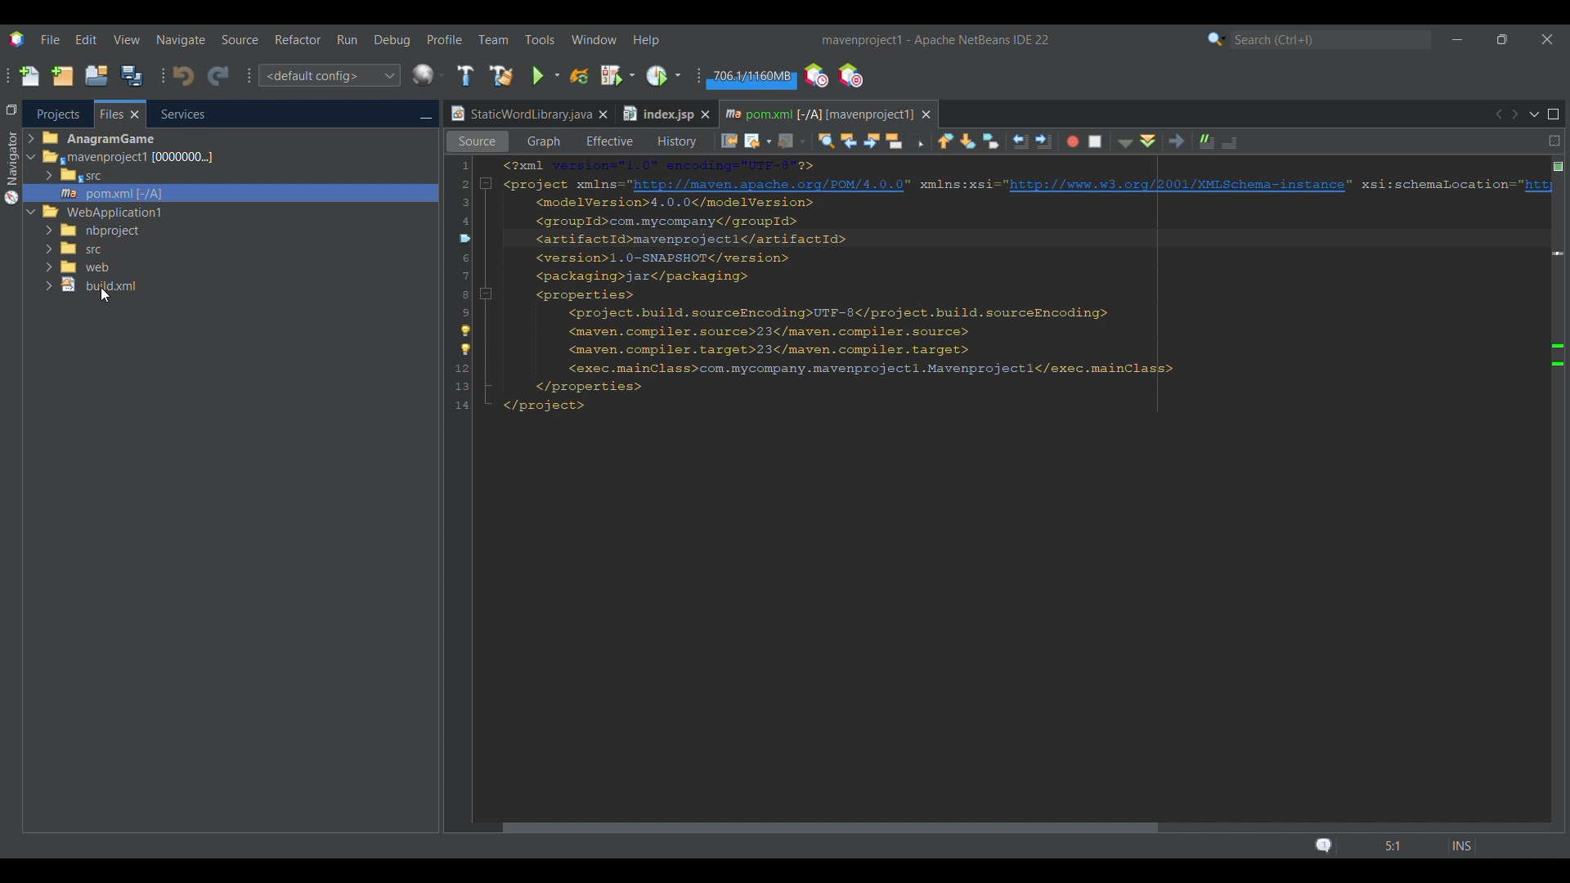  Describe the element at coordinates (1554, 141) in the screenshot. I see `Split window horizontally or vertically` at that location.